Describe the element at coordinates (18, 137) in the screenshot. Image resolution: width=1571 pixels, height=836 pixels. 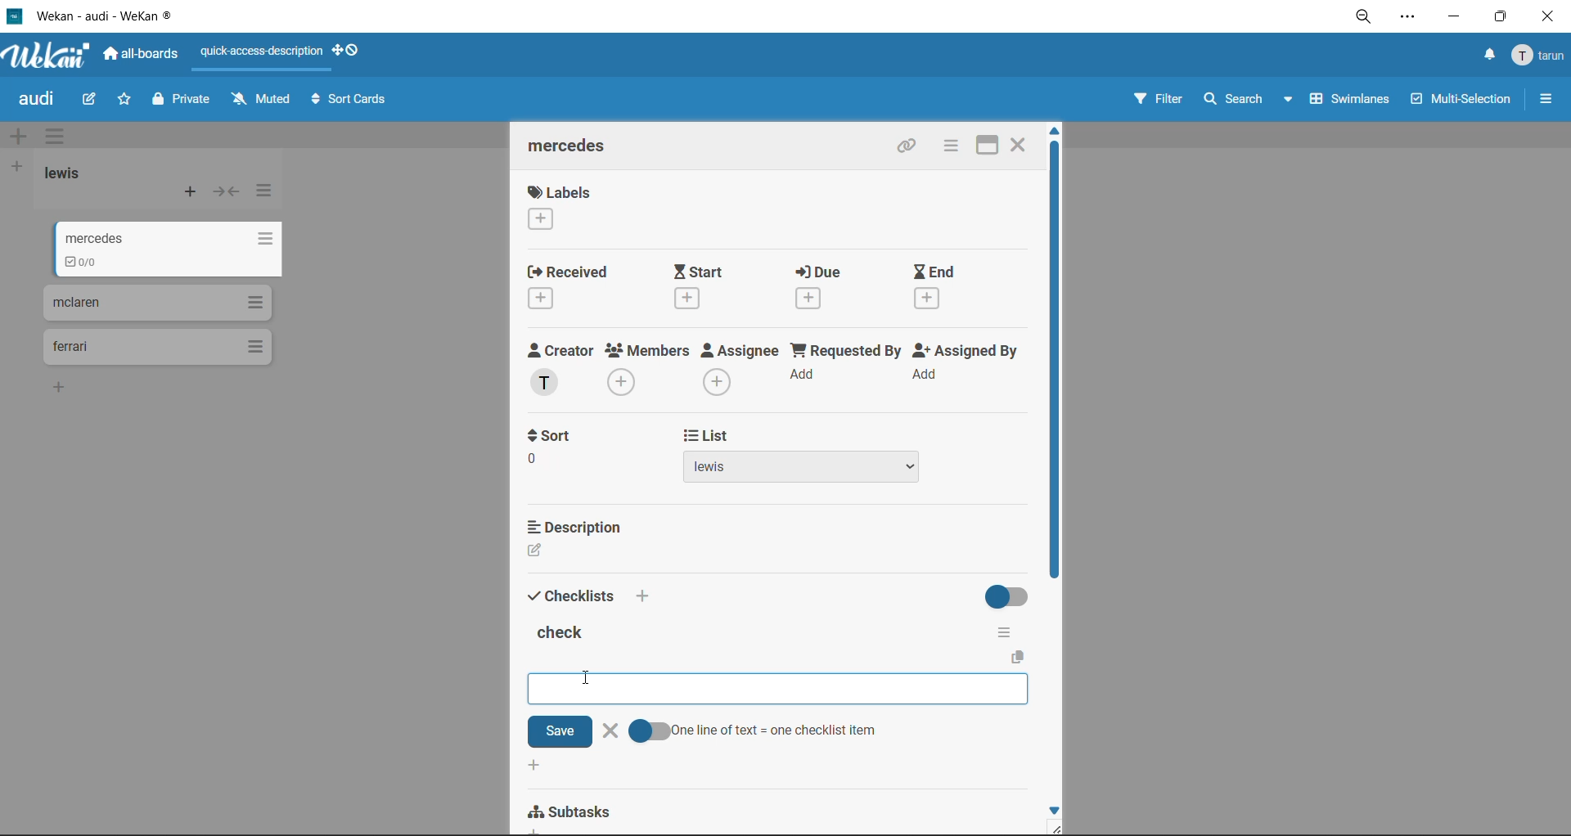
I see `add swimlane` at that location.